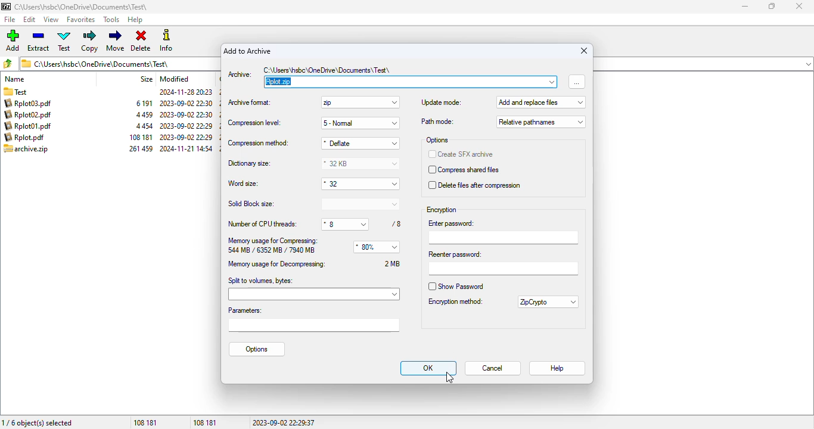 This screenshot has height=429, width=814. Describe the element at coordinates (311, 164) in the screenshot. I see `dictionary size: *32 KB` at that location.